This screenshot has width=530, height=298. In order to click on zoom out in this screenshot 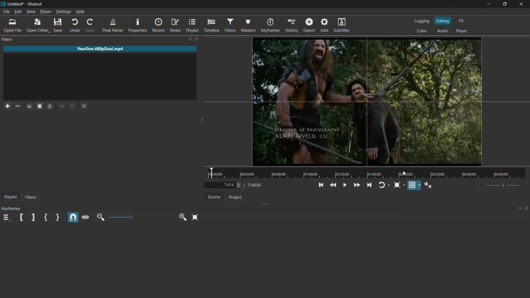, I will do `click(100, 218)`.